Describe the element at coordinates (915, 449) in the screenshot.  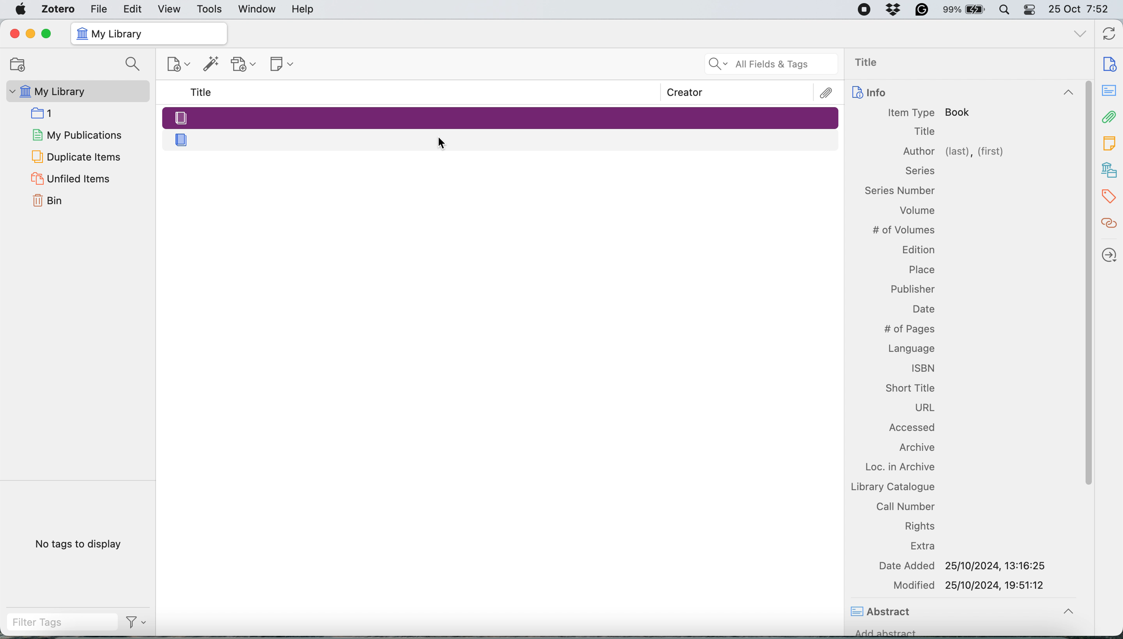
I see `Archive` at that location.